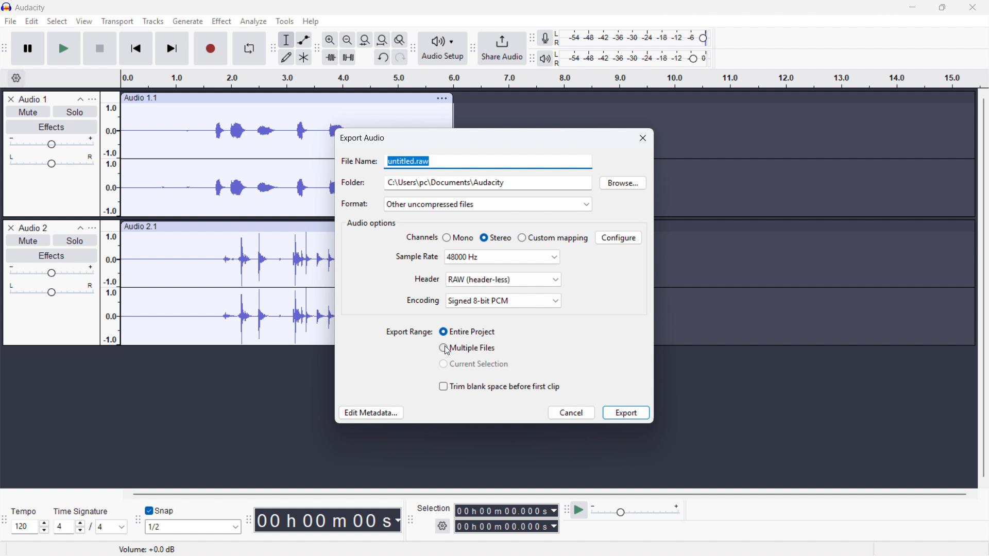  I want to click on folder, so click(355, 183).